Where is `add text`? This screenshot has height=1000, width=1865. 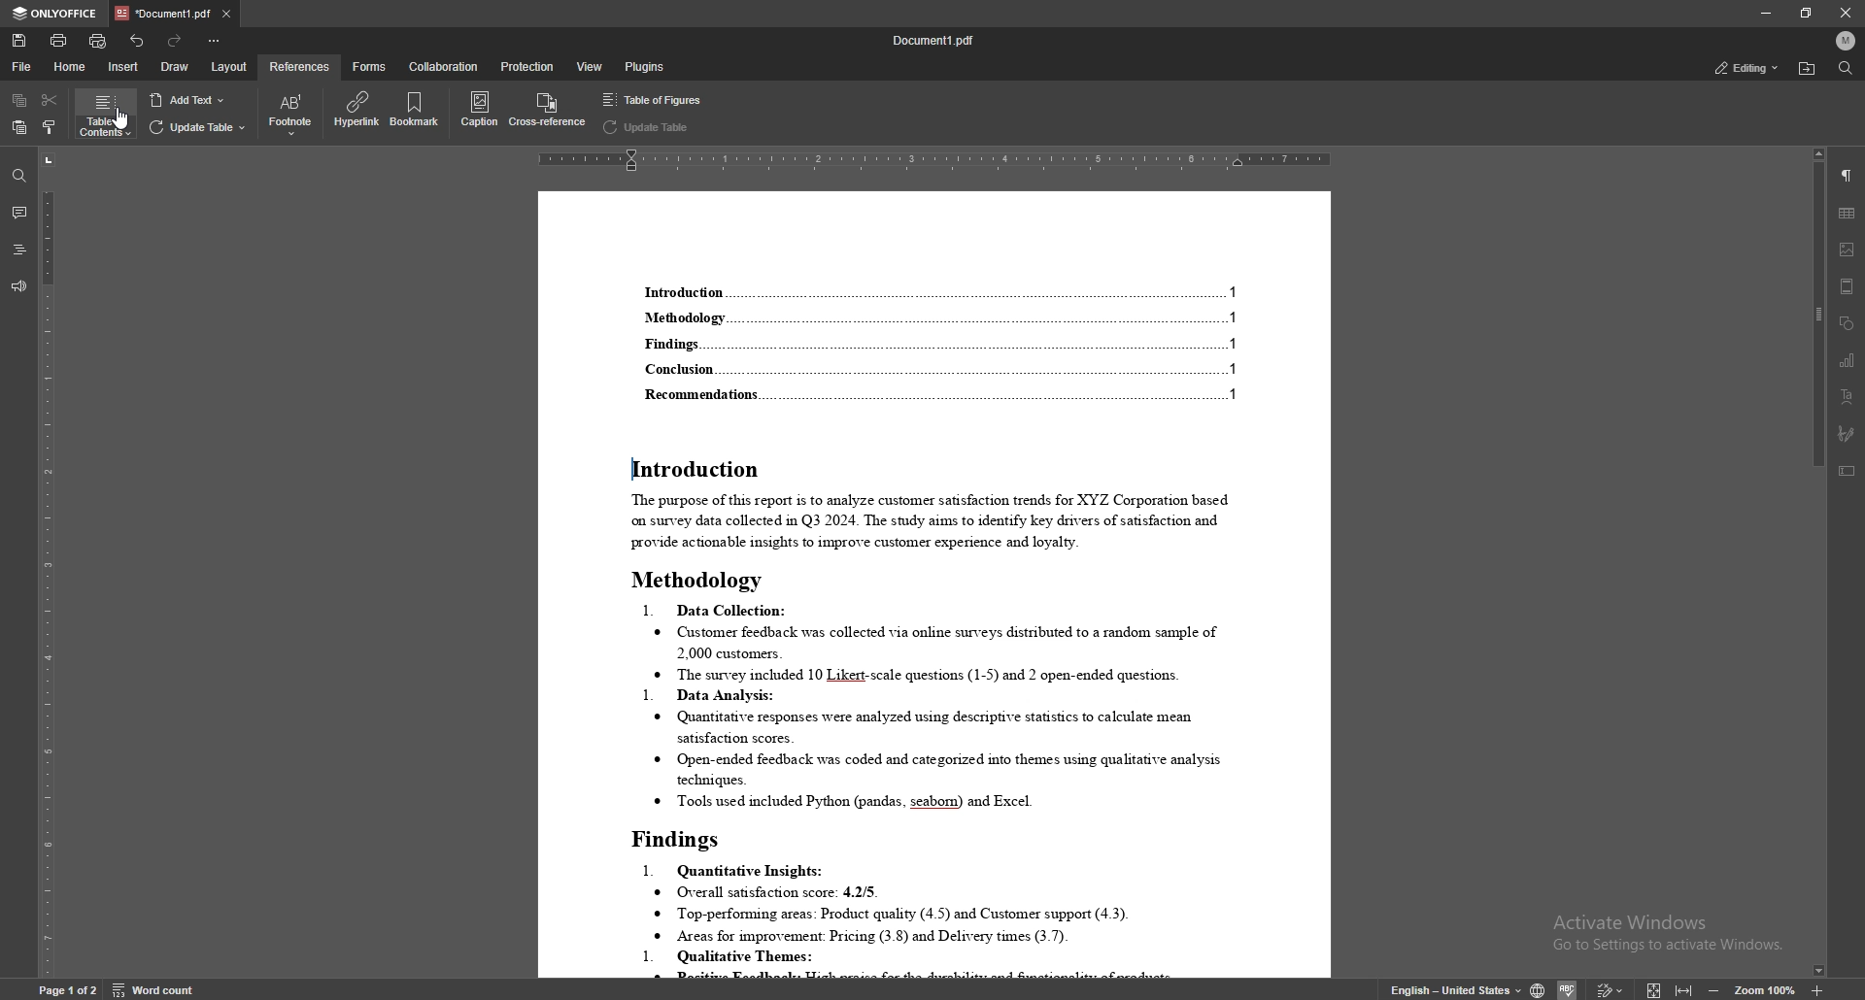
add text is located at coordinates (191, 98).